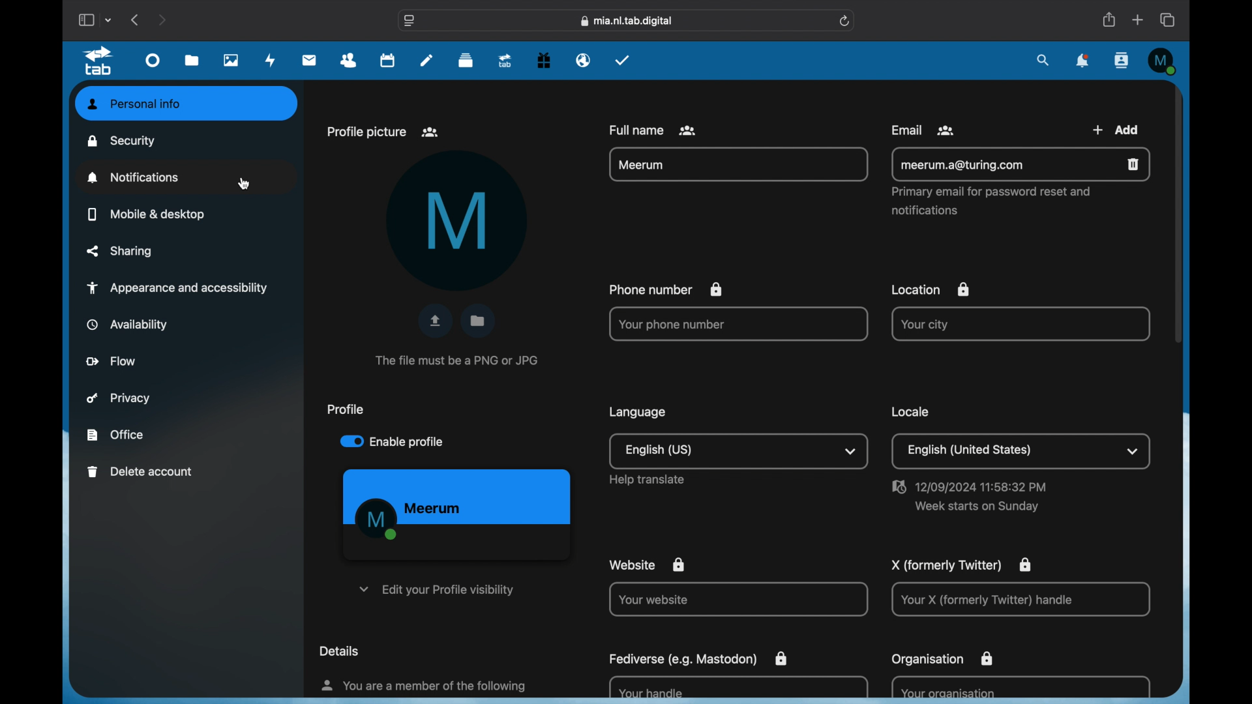  Describe the element at coordinates (543, 60) in the screenshot. I see `free trial` at that location.